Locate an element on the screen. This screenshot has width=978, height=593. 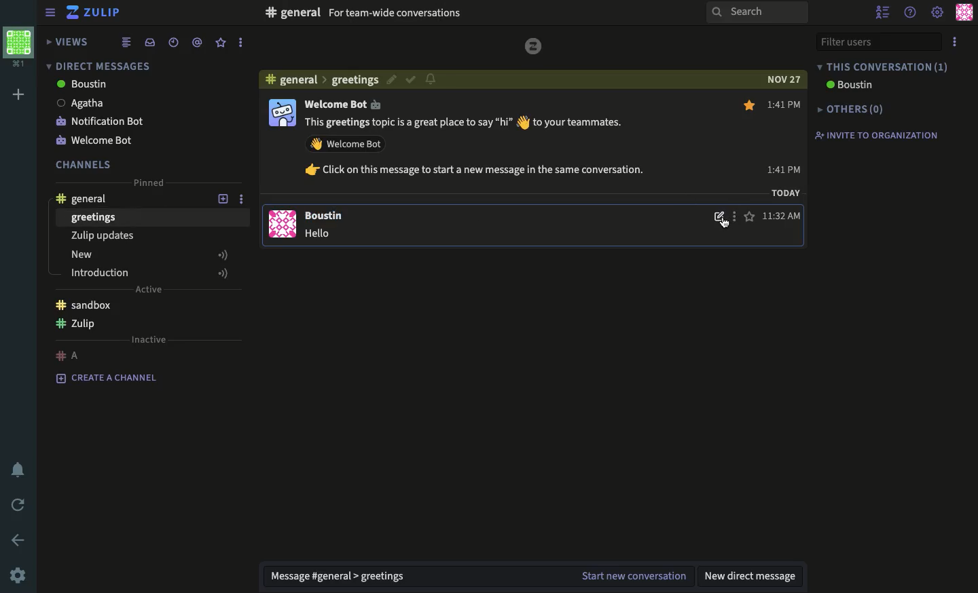
Hello is located at coordinates (322, 235).